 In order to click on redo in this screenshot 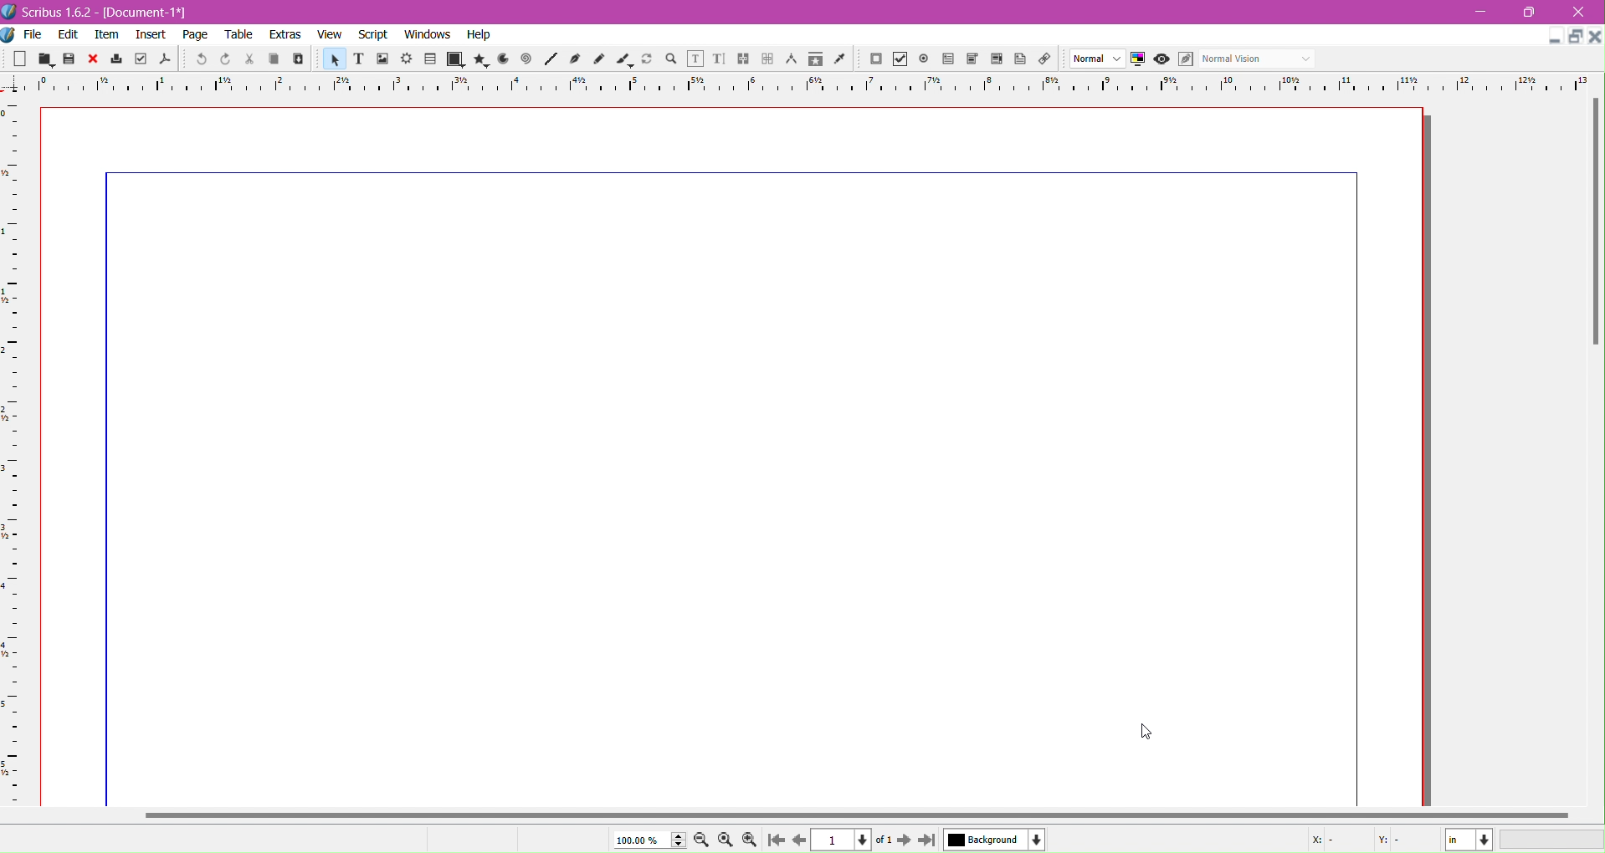, I will do `click(223, 59)`.